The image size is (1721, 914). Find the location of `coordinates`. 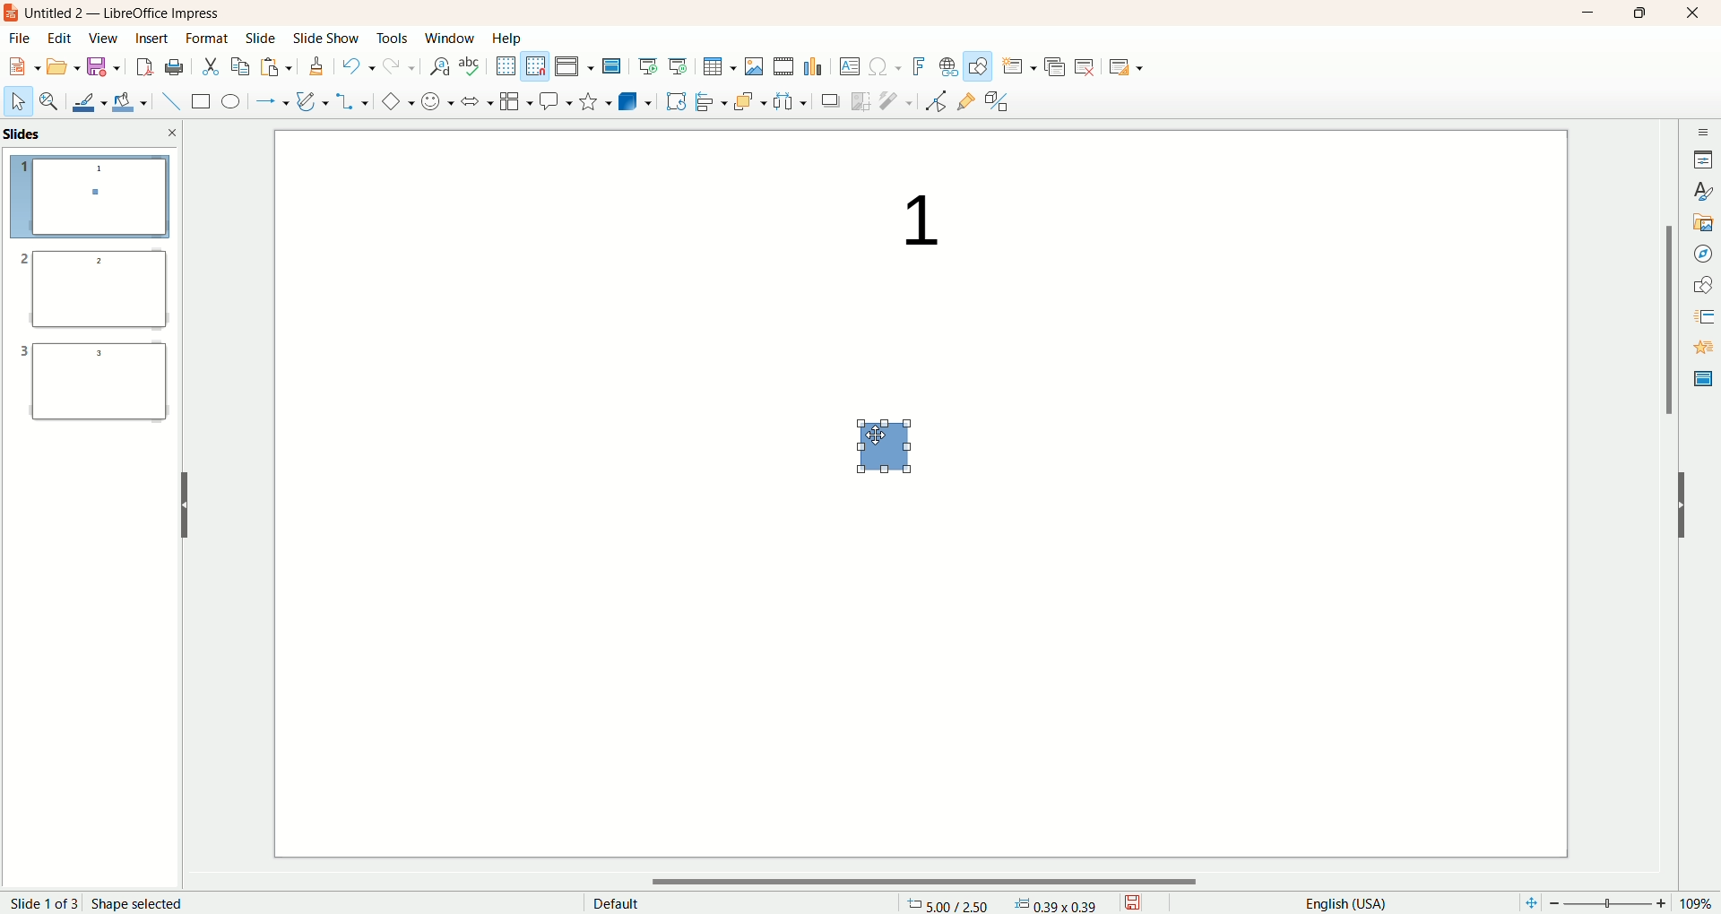

coordinates is located at coordinates (948, 903).